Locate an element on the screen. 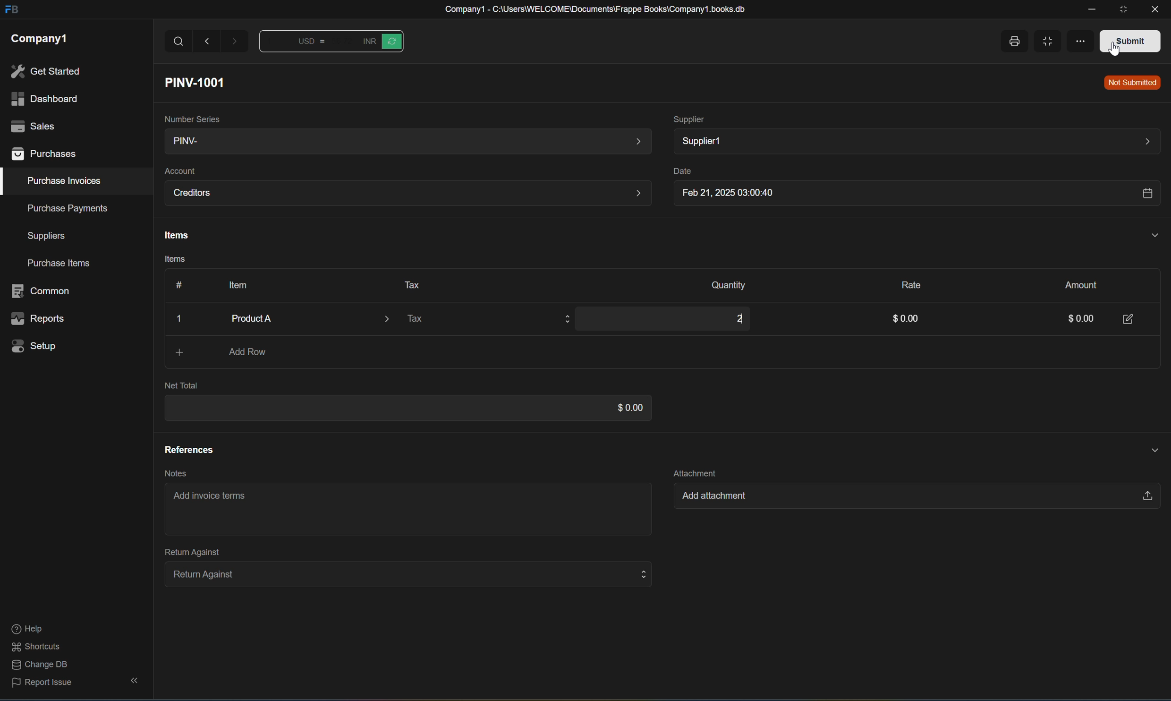 This screenshot has height=701, width=1171. Back is located at coordinates (208, 41).